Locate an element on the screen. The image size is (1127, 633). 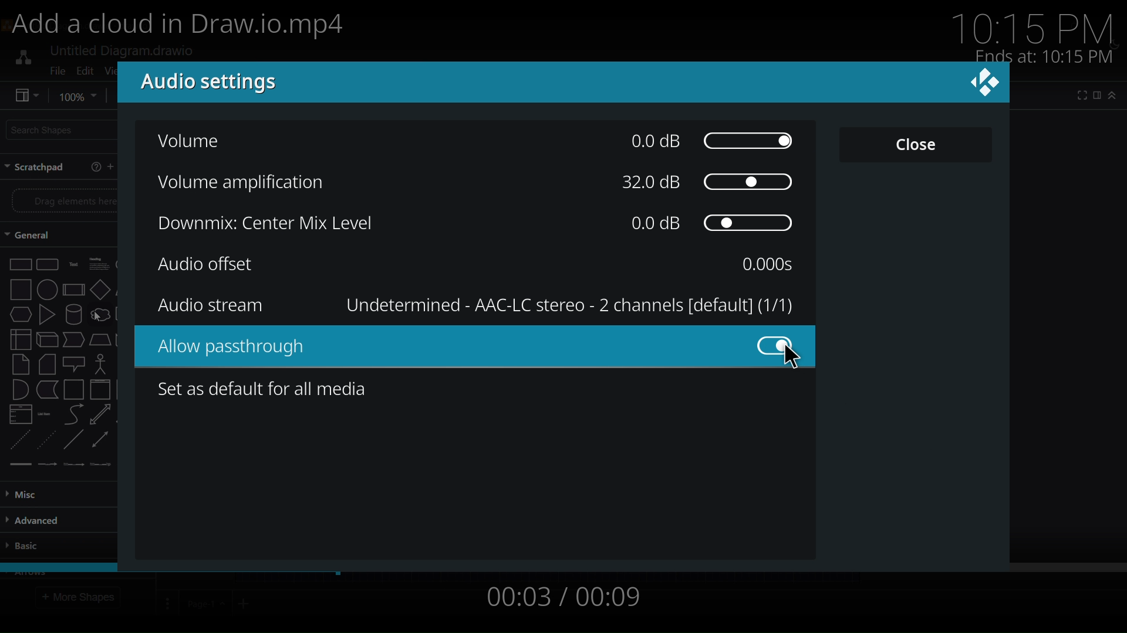
Ends at: 10:15 PM is located at coordinates (1042, 56).